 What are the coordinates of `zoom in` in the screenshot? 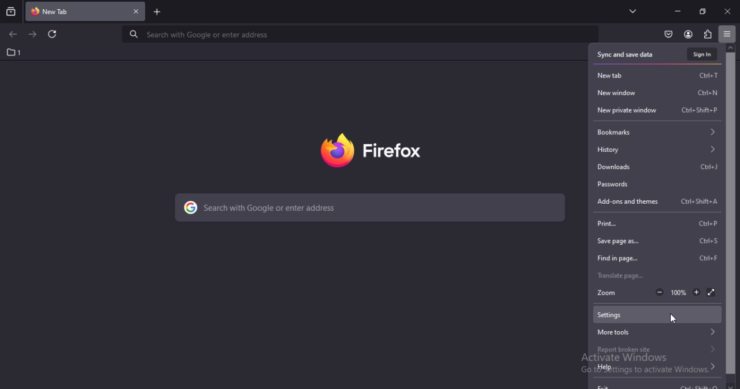 It's located at (695, 292).